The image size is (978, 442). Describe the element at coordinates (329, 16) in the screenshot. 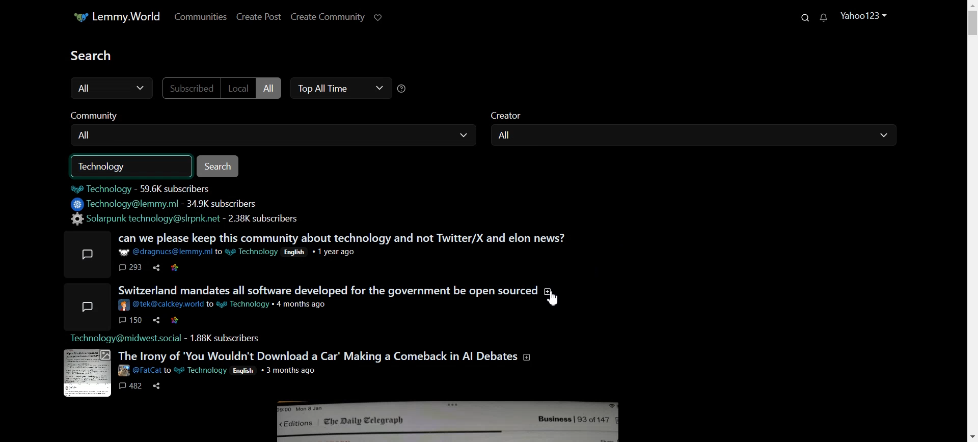

I see `Create Community ` at that location.